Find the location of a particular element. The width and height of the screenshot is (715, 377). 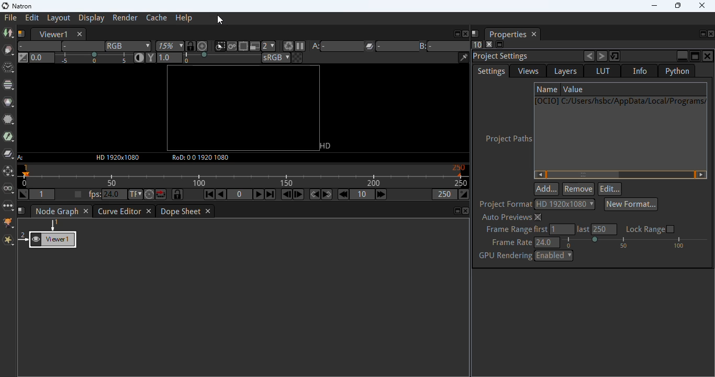

image is located at coordinates (8, 34).